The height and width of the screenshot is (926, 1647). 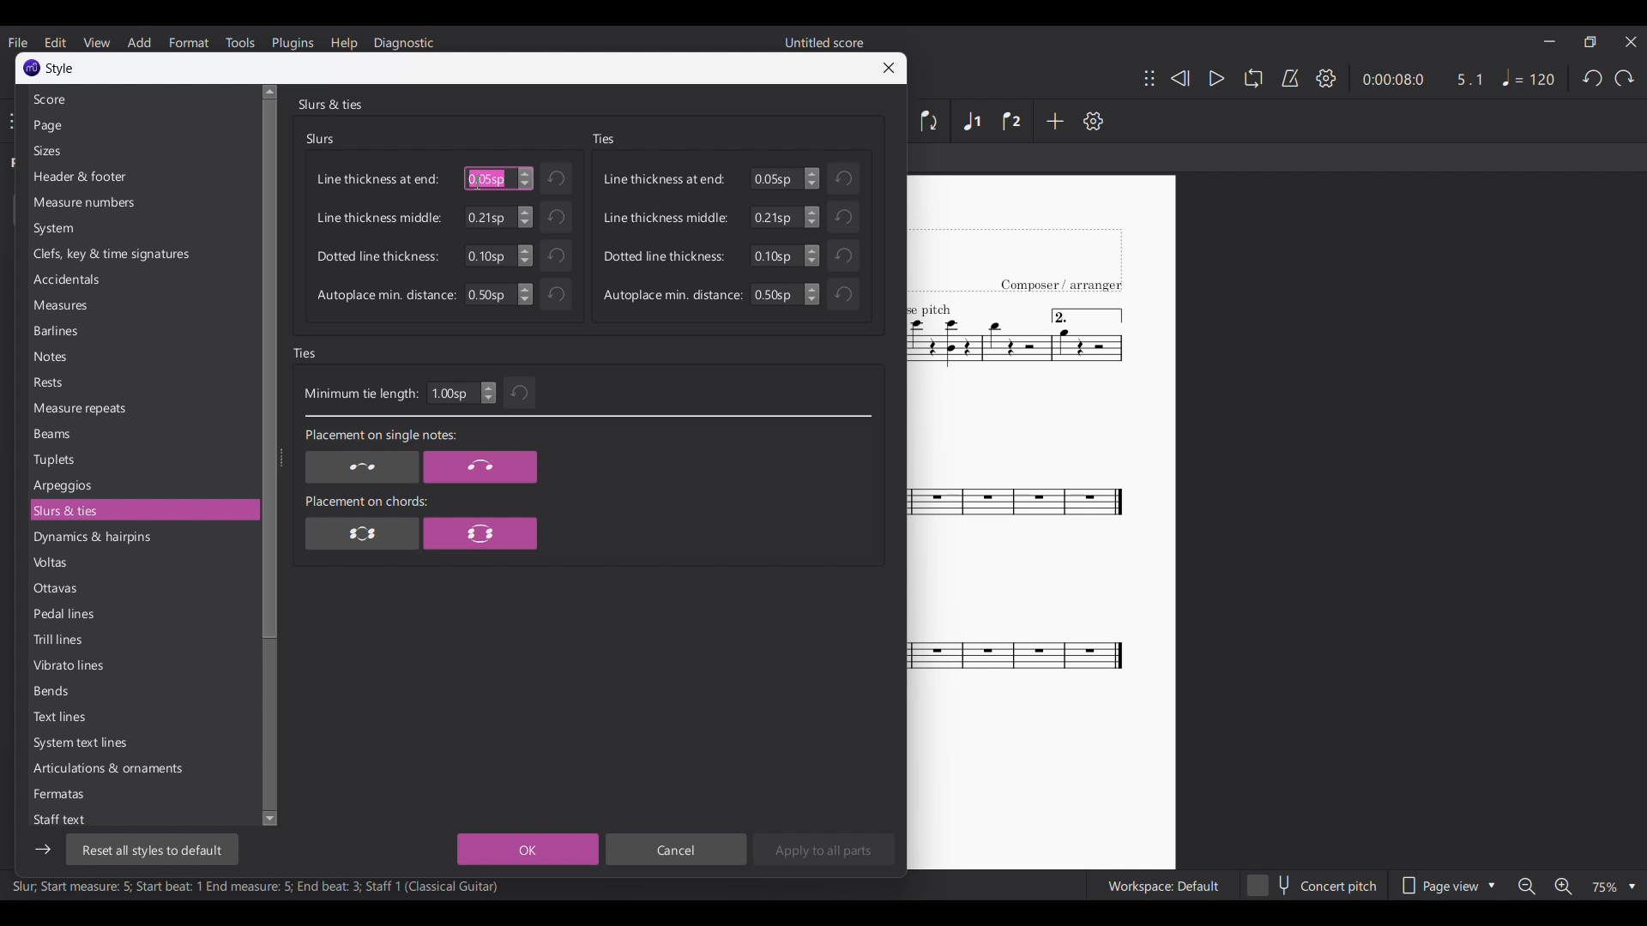 What do you see at coordinates (665, 256) in the screenshot?
I see `Dotted line thickness` at bounding box center [665, 256].